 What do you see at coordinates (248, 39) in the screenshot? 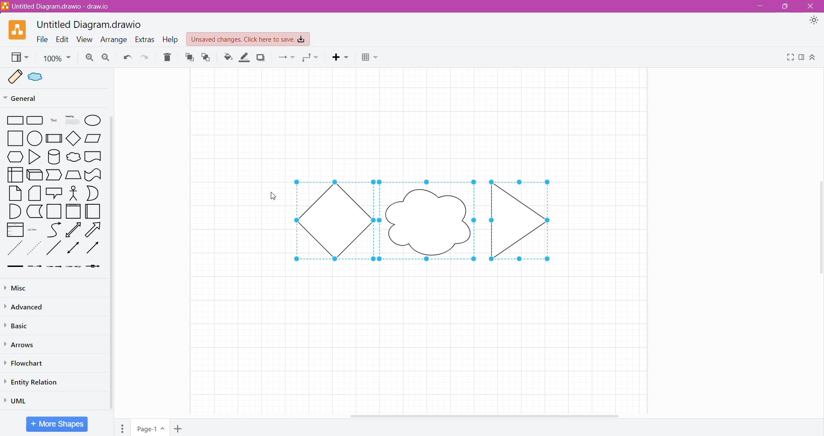
I see `Unsaved Changes. Click here to save` at bounding box center [248, 39].